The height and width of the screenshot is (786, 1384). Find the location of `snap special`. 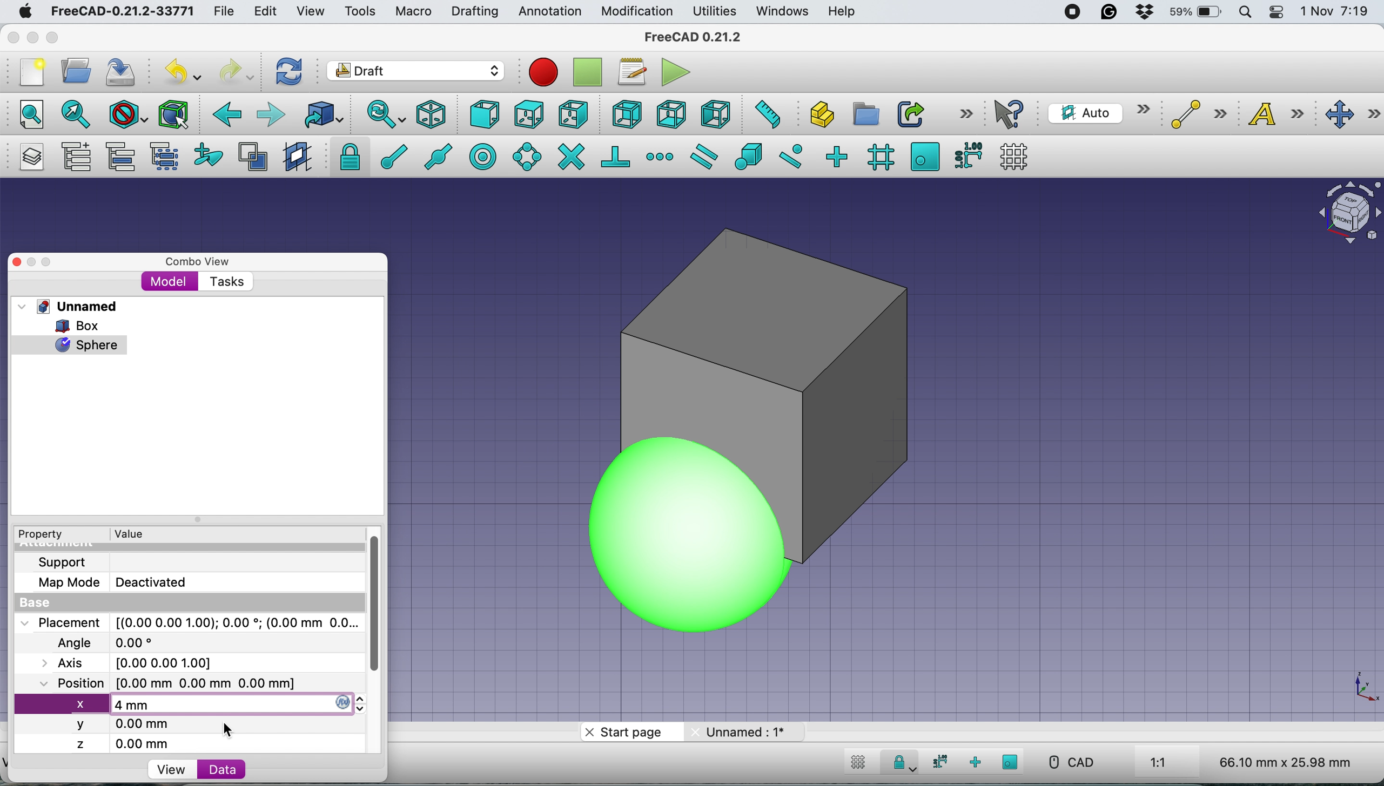

snap special is located at coordinates (748, 156).